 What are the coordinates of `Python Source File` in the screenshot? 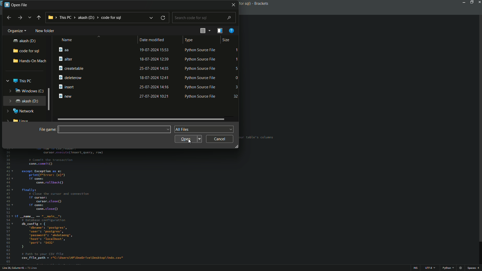 It's located at (201, 87).